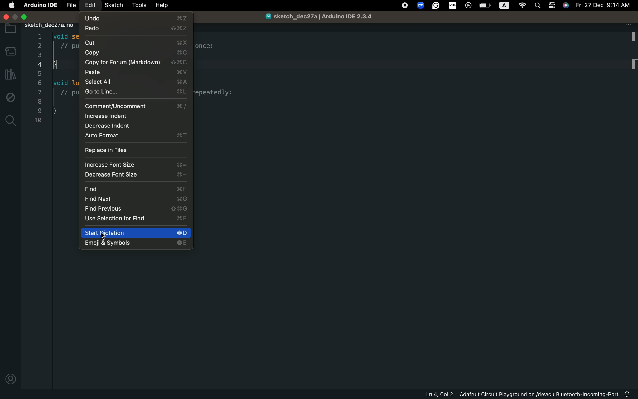  I want to click on paste, so click(136, 72).